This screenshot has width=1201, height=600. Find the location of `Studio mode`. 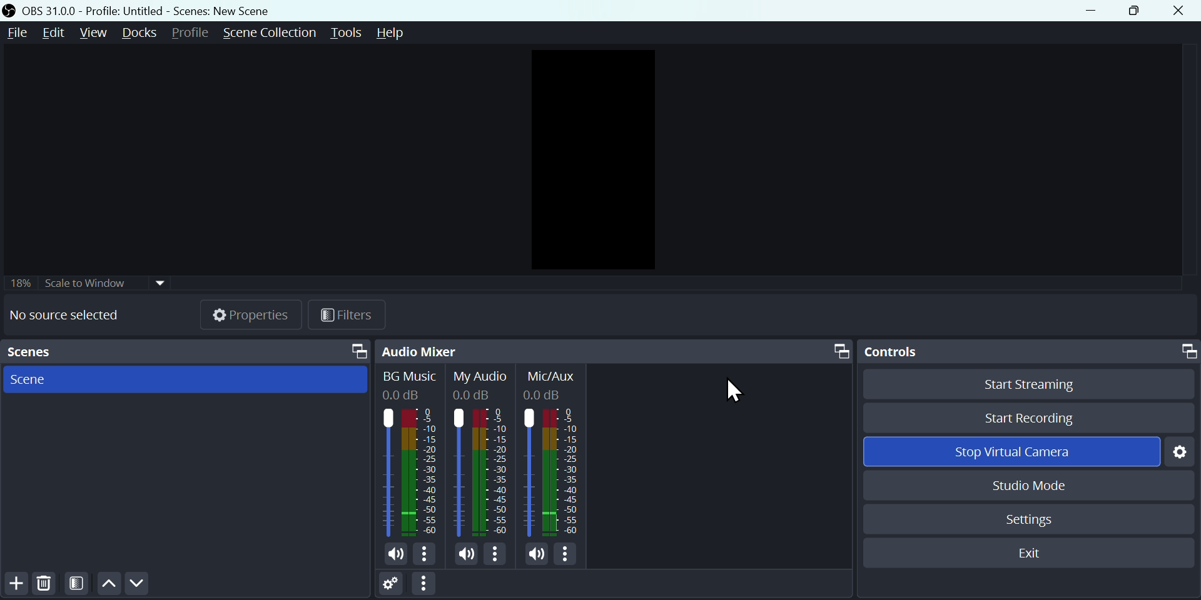

Studio mode is located at coordinates (1035, 486).